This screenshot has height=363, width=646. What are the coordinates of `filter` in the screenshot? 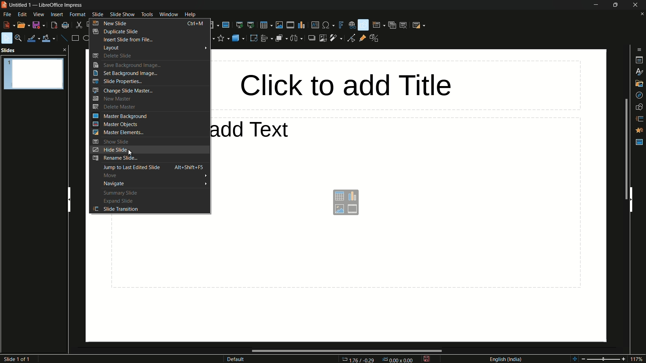 It's located at (336, 38).